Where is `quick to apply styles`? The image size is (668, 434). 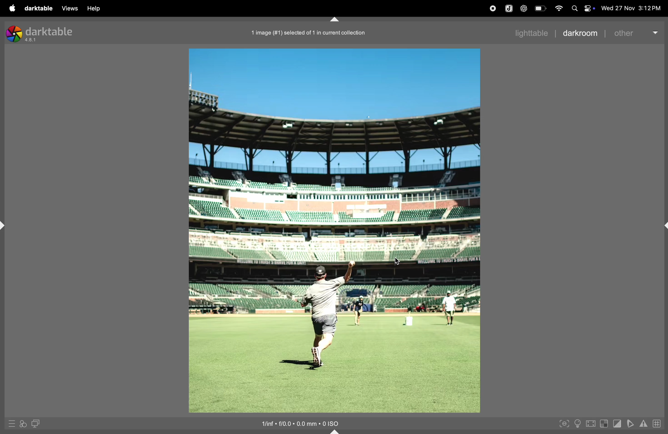 quick to apply styles is located at coordinates (23, 424).